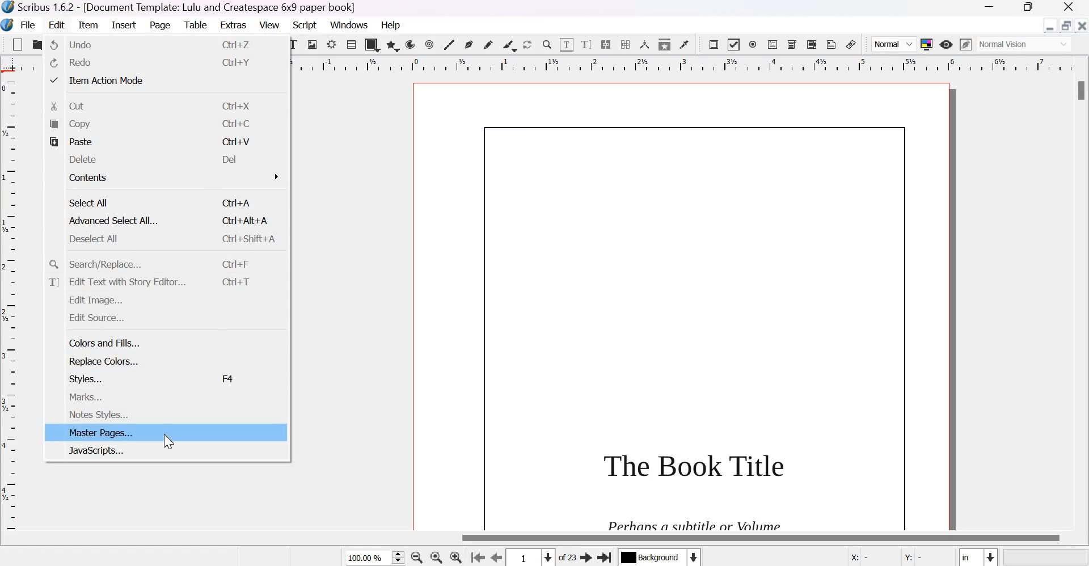 The image size is (1089, 566). Describe the element at coordinates (812, 44) in the screenshot. I see `PDF list box` at that location.